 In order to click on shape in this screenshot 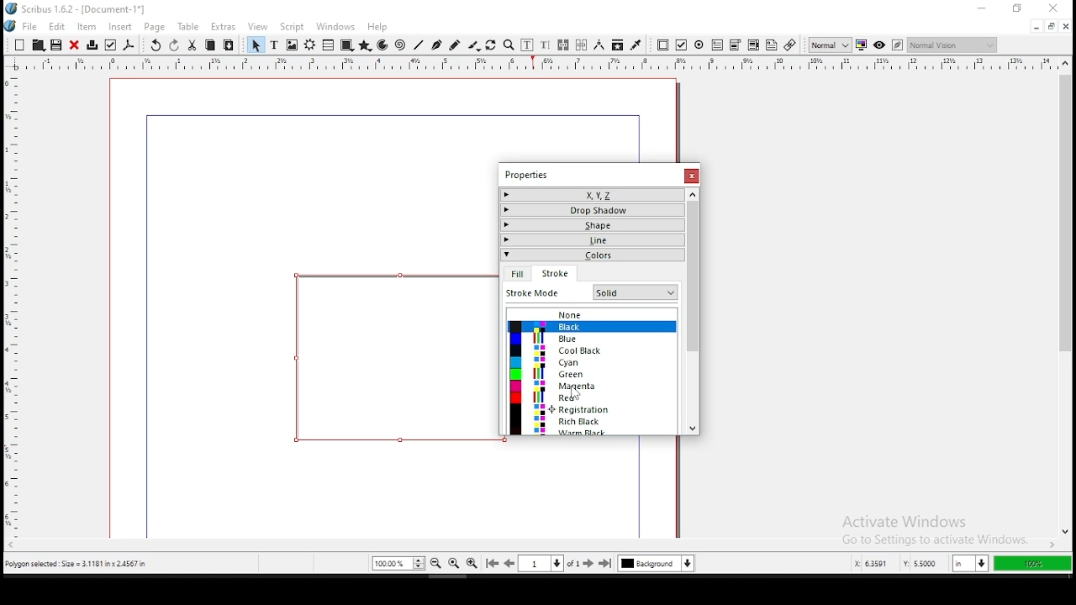, I will do `click(386, 355)`.